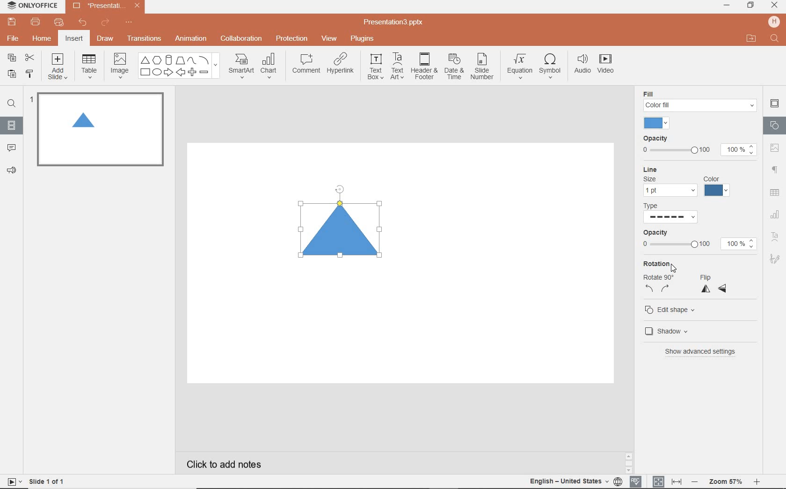  I want to click on edit shape, so click(673, 311).